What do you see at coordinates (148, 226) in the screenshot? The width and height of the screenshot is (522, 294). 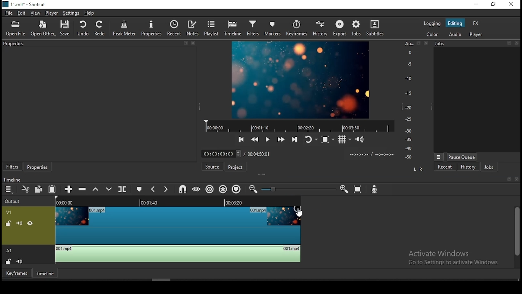 I see `video track` at bounding box center [148, 226].